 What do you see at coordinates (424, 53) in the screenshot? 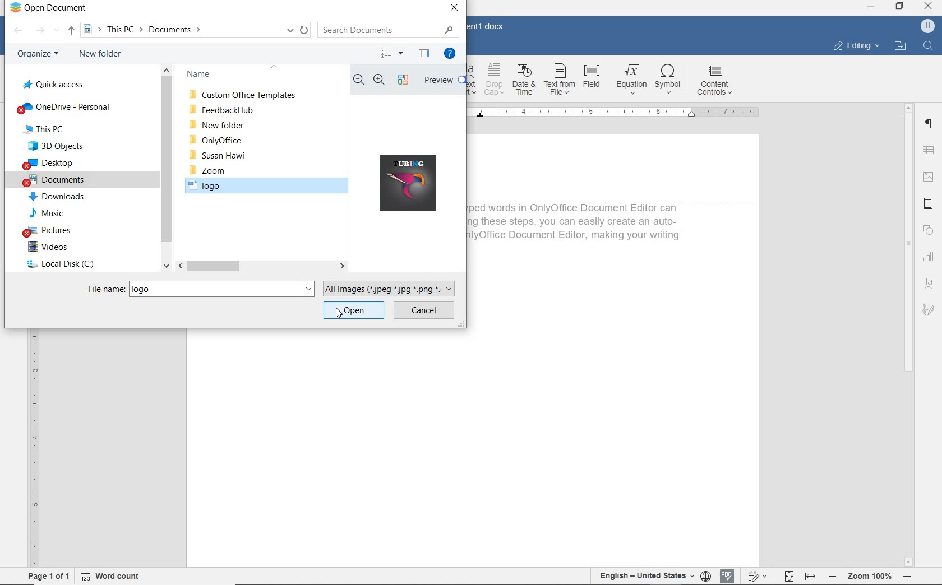
I see `HIDE THE PREVIEW PANE` at bounding box center [424, 53].